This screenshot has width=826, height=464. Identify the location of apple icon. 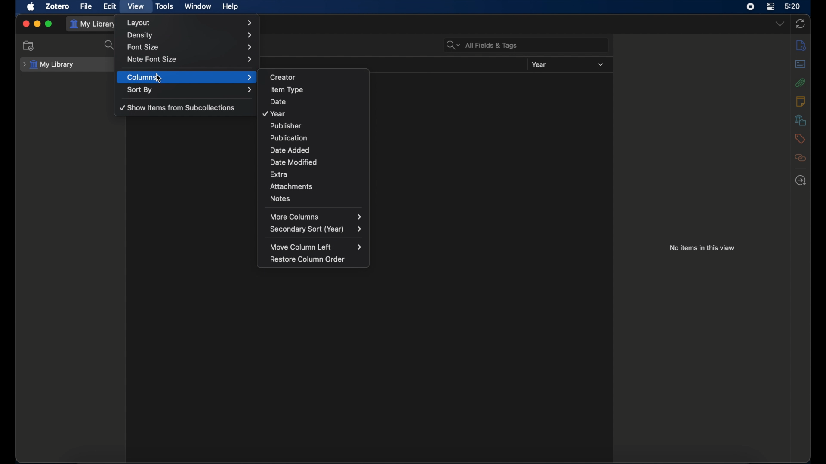
(31, 6).